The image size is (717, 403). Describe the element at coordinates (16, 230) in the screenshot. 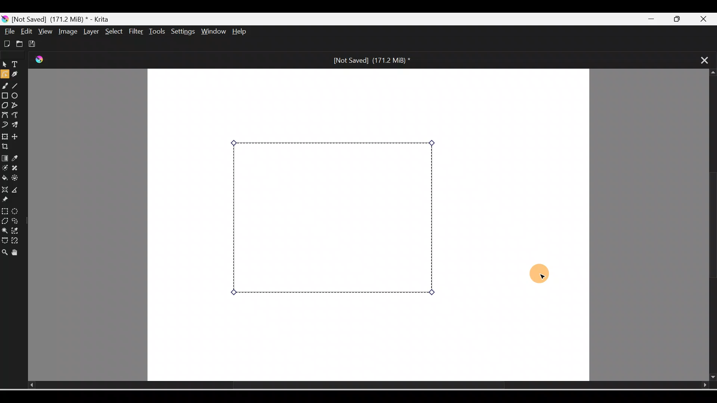

I see `Similar color selection tool` at that location.